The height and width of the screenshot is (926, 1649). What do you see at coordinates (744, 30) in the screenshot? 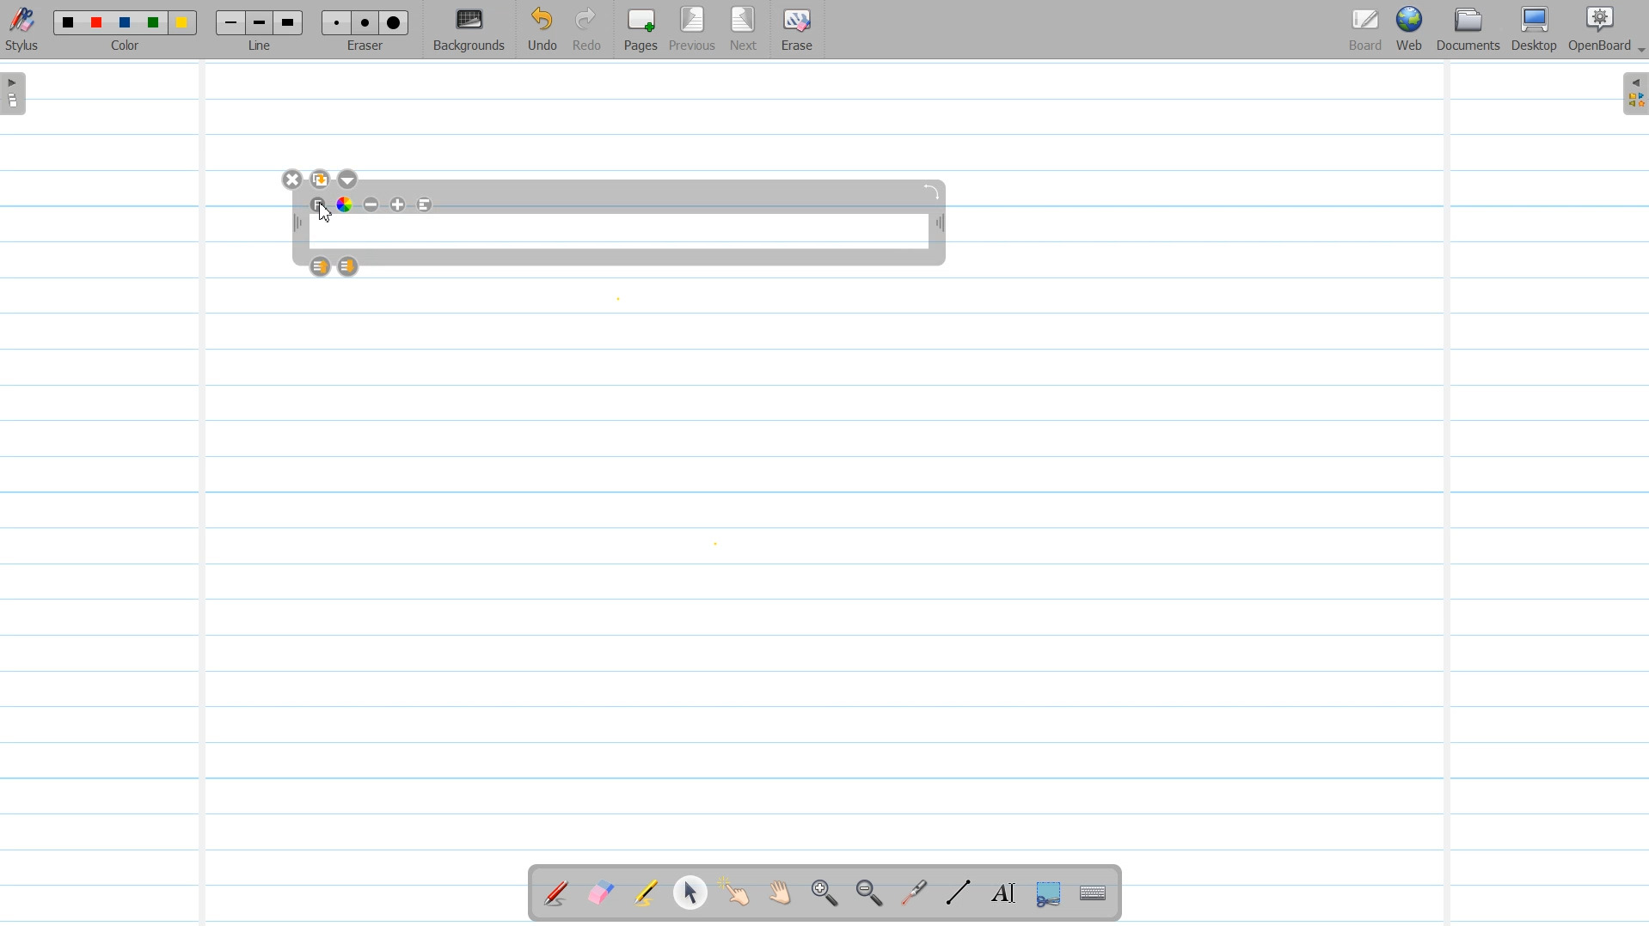
I see `Next` at bounding box center [744, 30].